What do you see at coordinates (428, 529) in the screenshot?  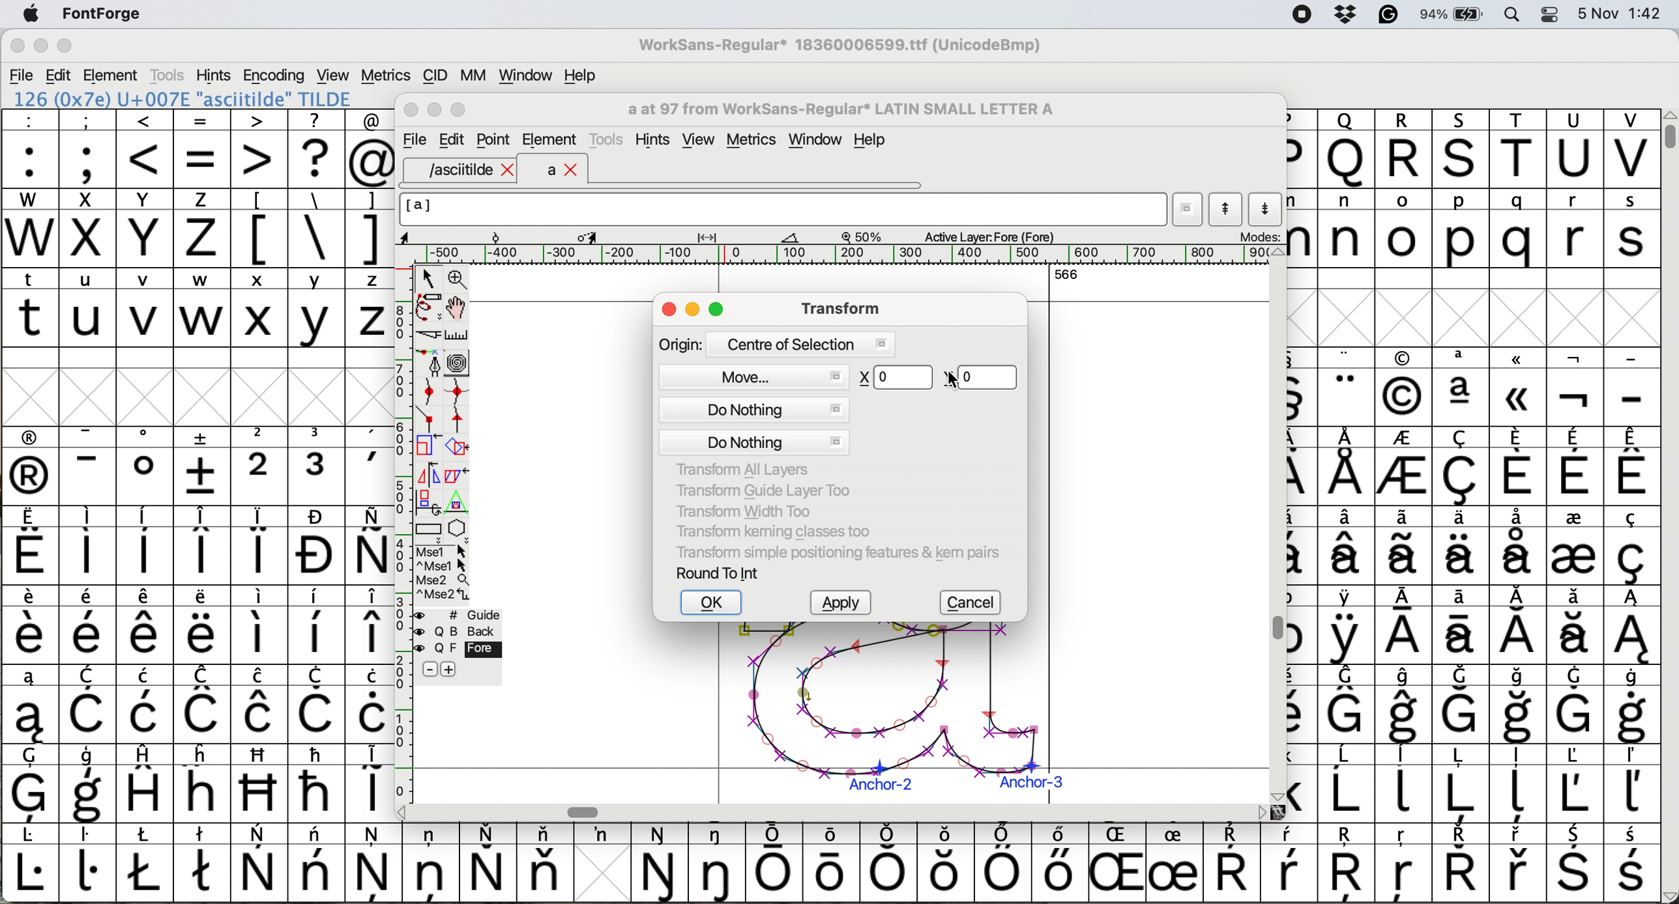 I see `Rectangle or box` at bounding box center [428, 529].